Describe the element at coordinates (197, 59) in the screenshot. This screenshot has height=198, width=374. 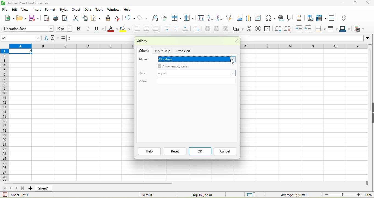
I see `all values` at that location.